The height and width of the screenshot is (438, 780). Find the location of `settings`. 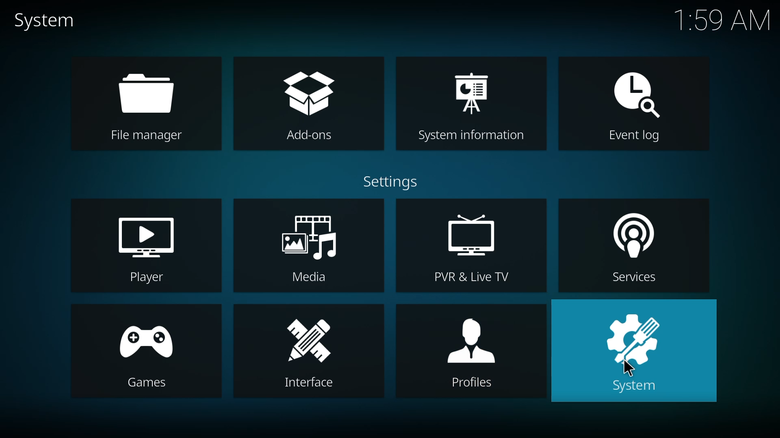

settings is located at coordinates (390, 181).